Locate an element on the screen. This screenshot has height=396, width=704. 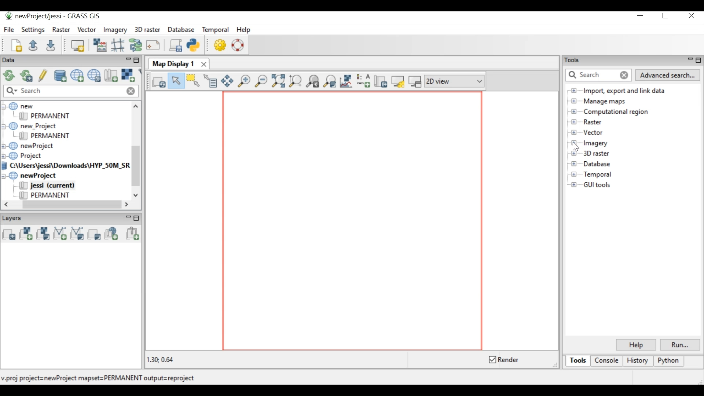
Database is located at coordinates (591, 164).